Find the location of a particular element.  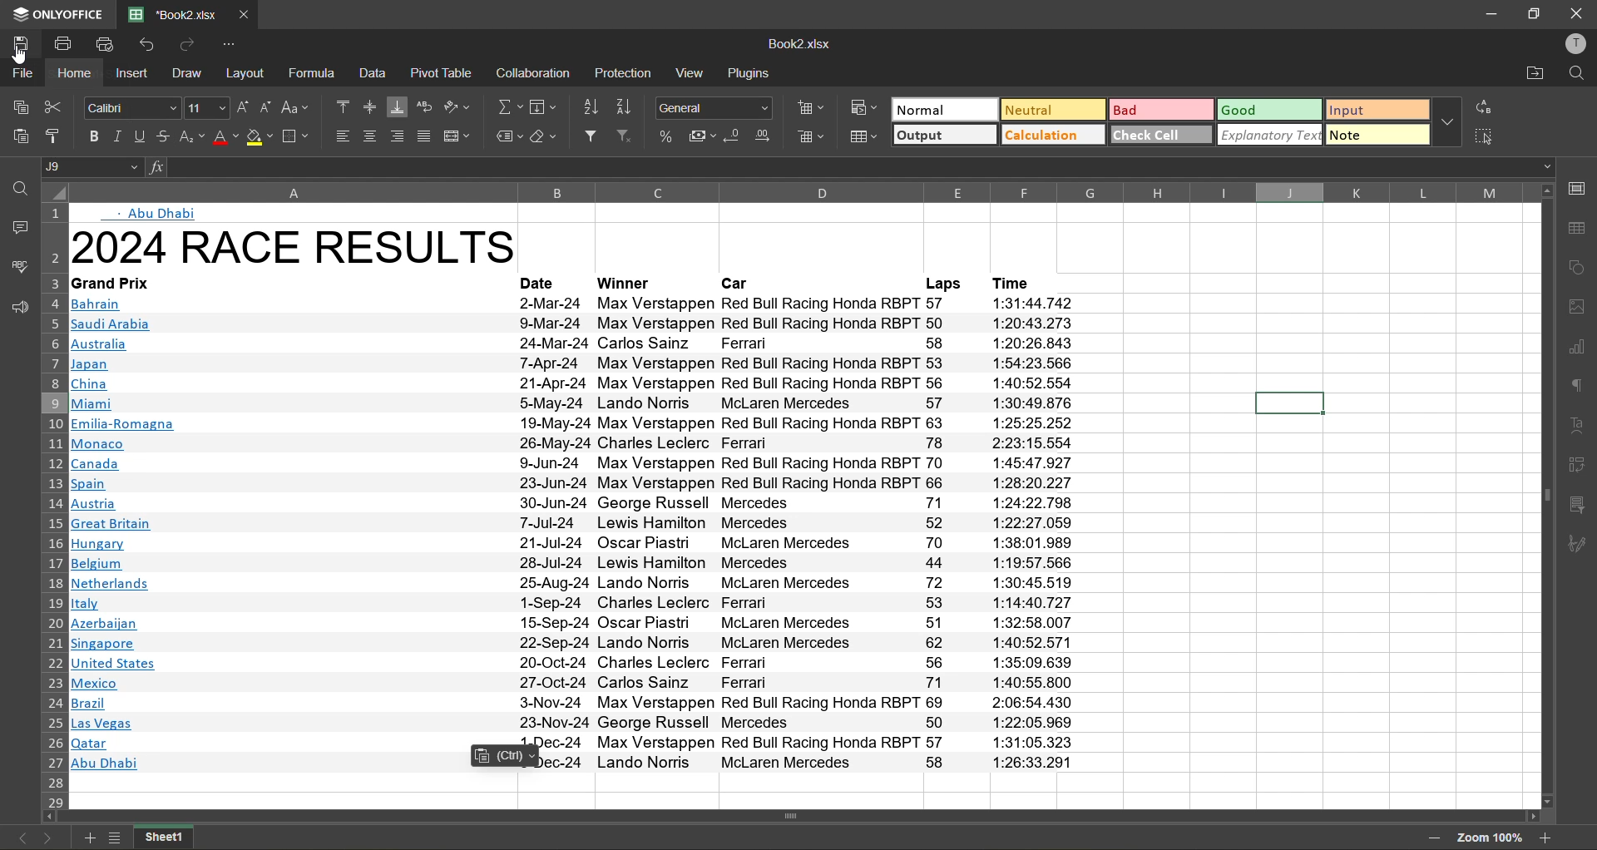

sort ascending is located at coordinates (587, 106).